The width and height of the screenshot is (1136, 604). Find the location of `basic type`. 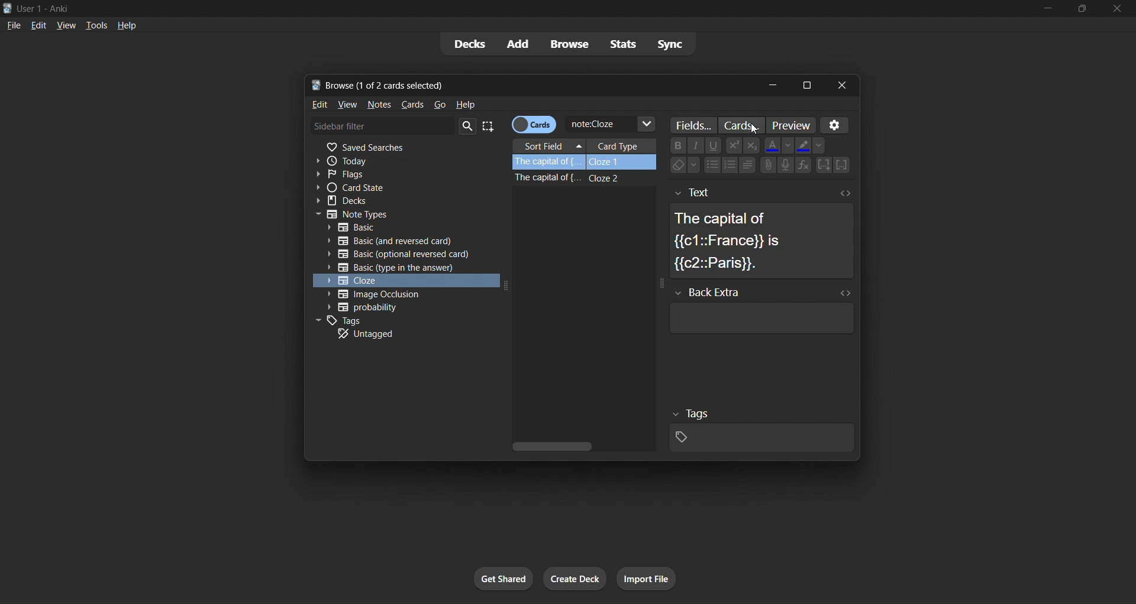

basic type is located at coordinates (403, 228).